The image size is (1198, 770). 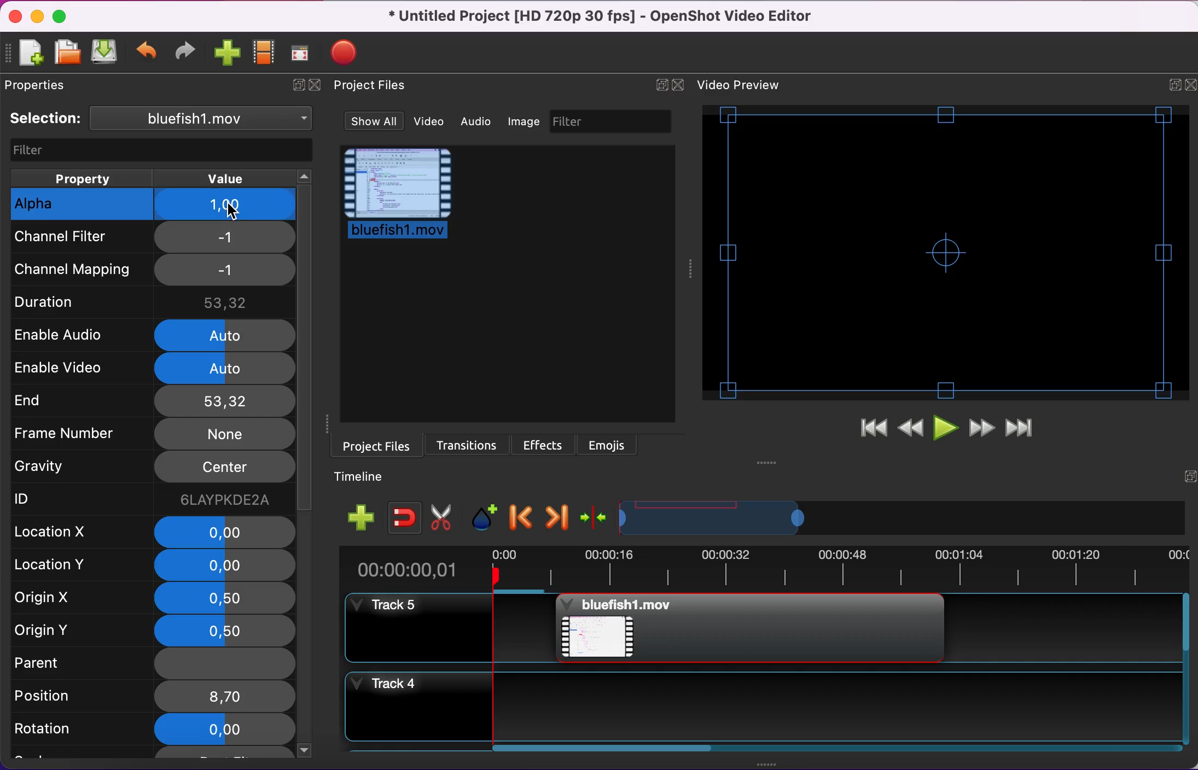 What do you see at coordinates (869, 425) in the screenshot?
I see `jump to start` at bounding box center [869, 425].